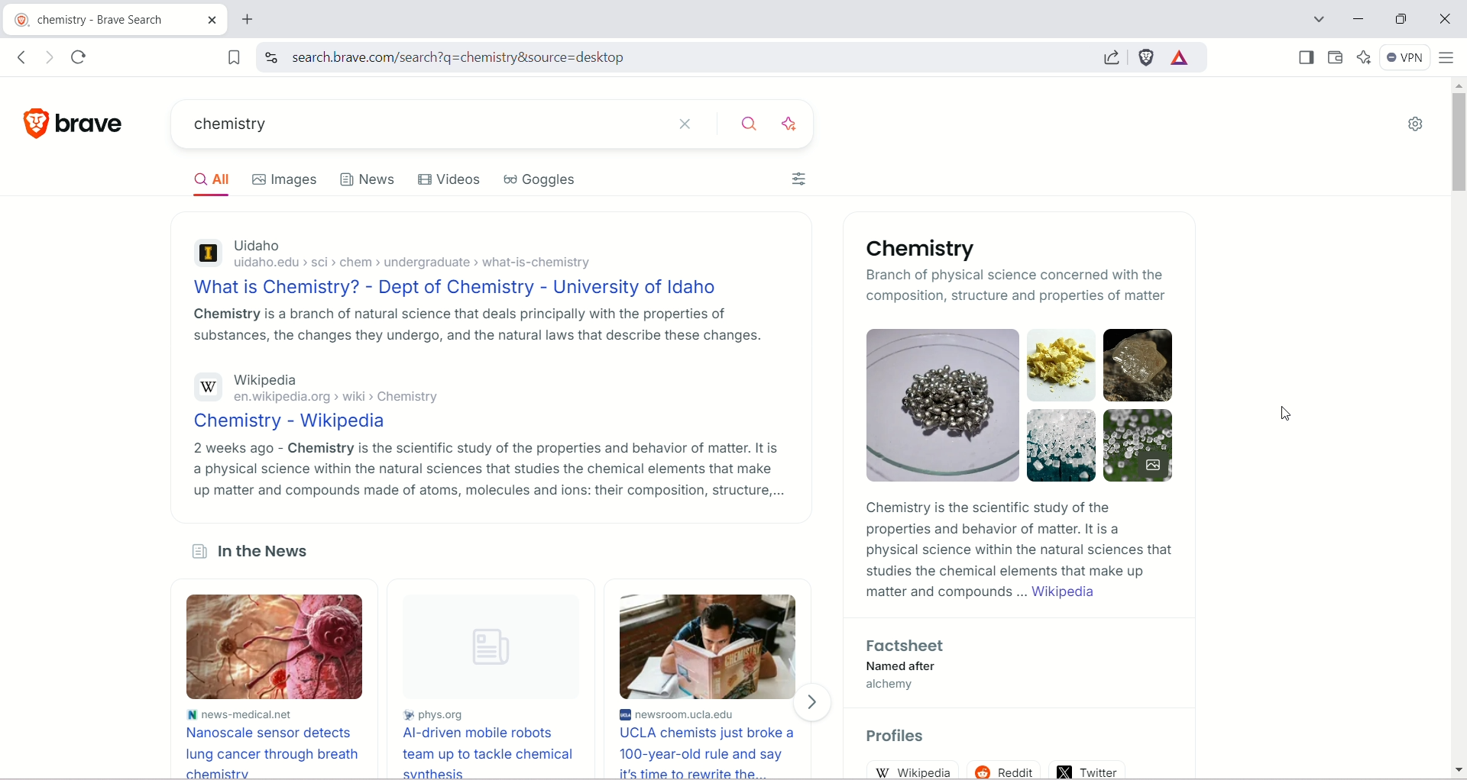 The height and width of the screenshot is (780, 1467). I want to click on lungs image, so click(273, 647).